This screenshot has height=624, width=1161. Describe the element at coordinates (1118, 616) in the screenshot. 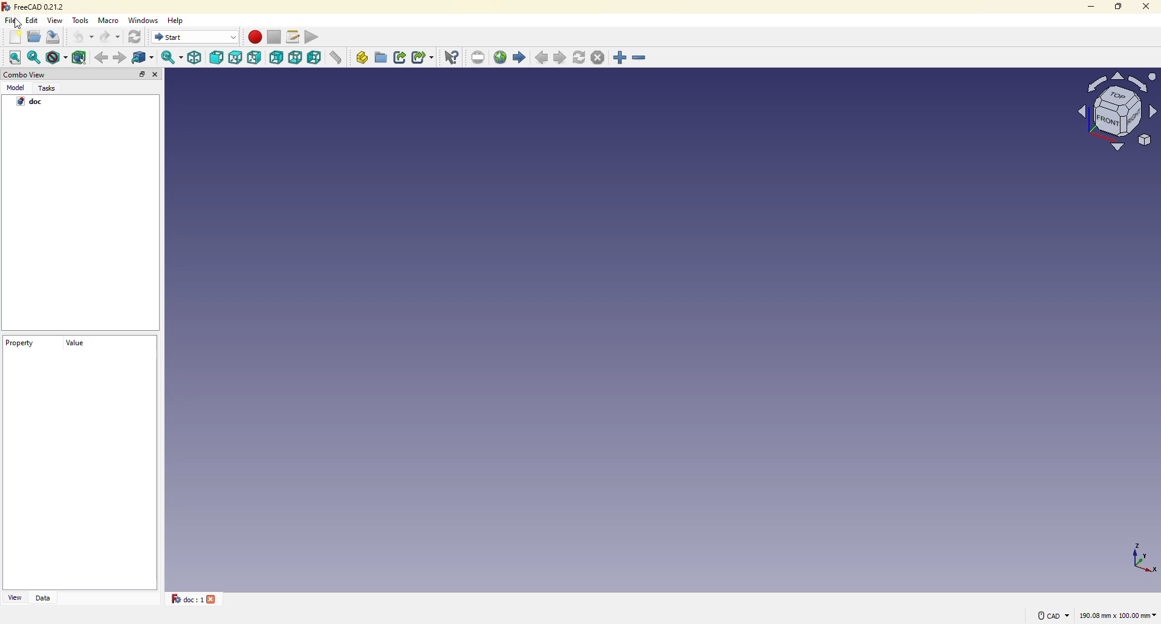

I see `area` at that location.